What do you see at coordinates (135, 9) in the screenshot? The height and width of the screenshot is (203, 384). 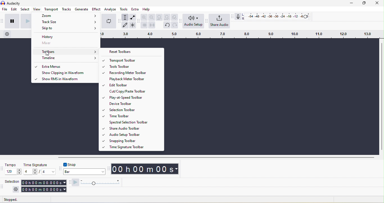 I see `extra` at bounding box center [135, 9].